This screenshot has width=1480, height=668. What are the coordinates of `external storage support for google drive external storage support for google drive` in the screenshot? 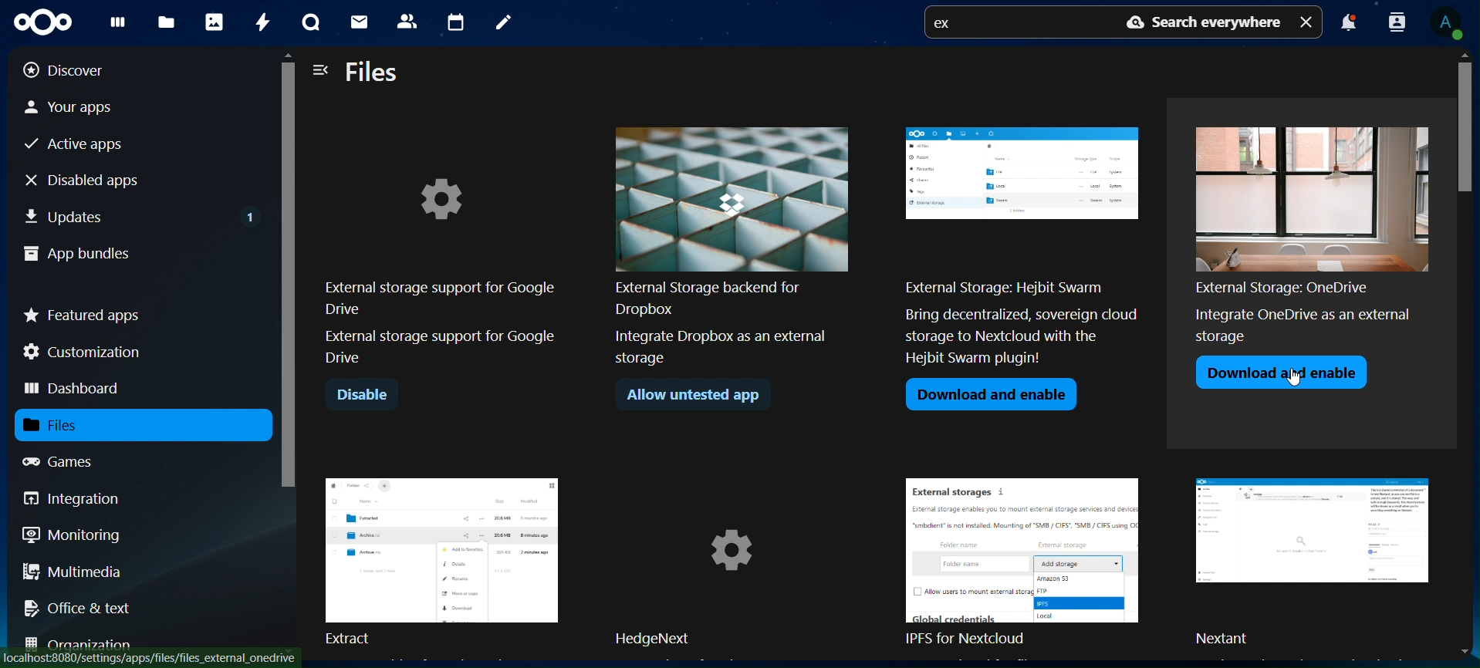 It's located at (441, 253).